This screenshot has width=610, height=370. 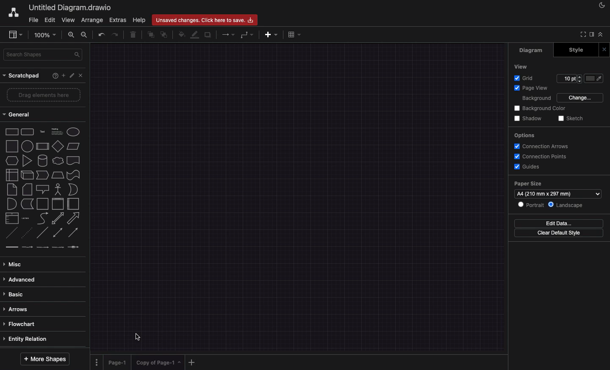 What do you see at coordinates (101, 34) in the screenshot?
I see `undo` at bounding box center [101, 34].